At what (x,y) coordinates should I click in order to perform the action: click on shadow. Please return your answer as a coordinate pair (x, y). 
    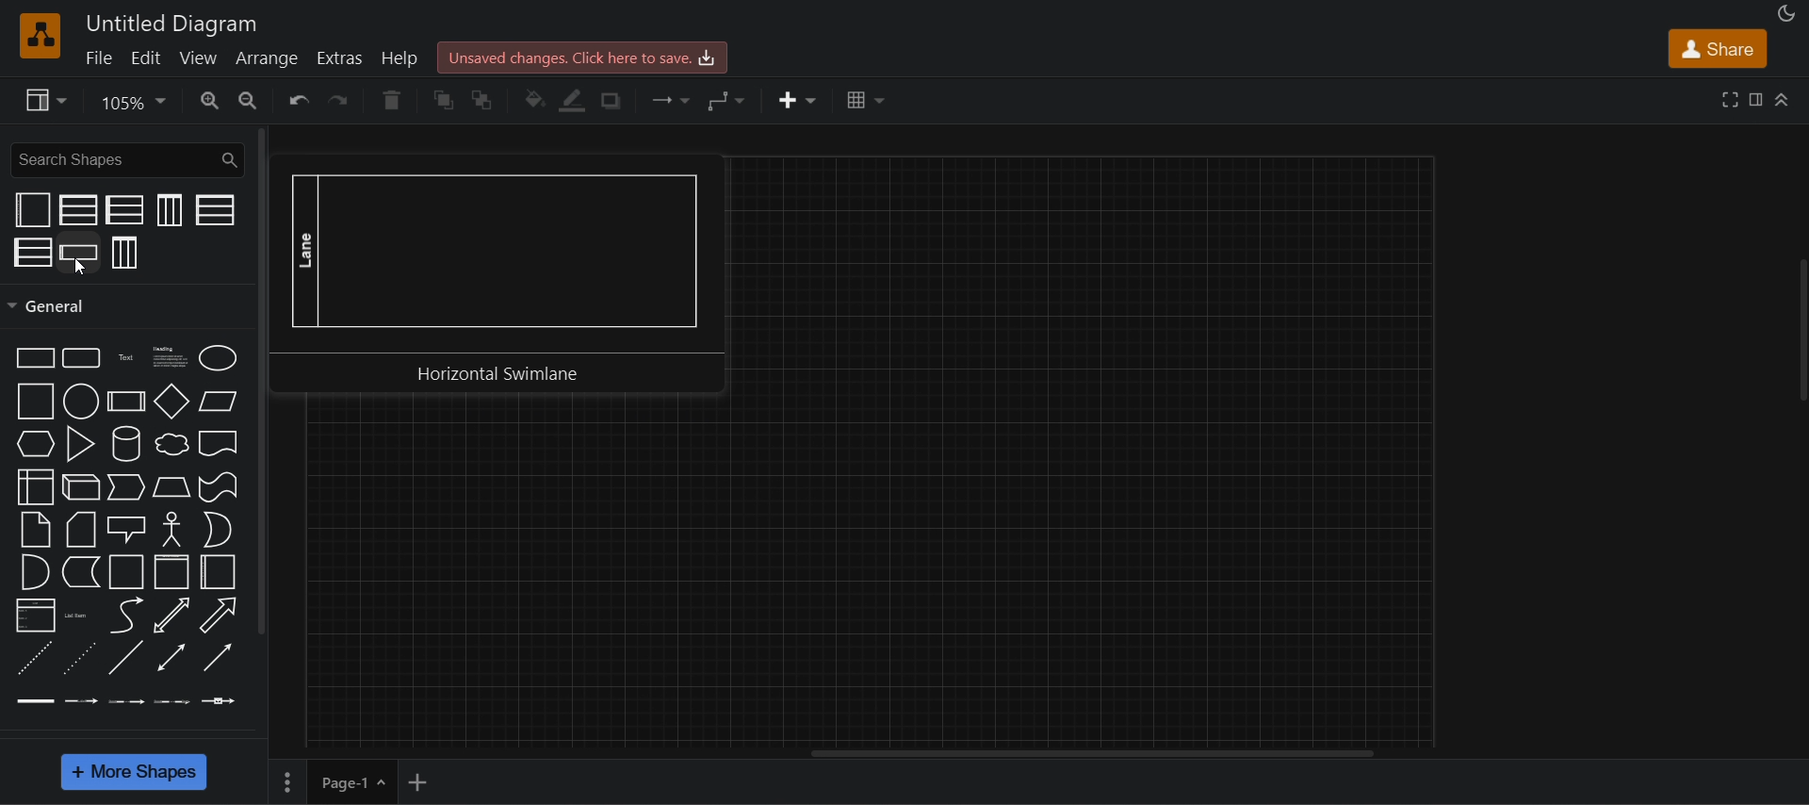
    Looking at the image, I should click on (617, 103).